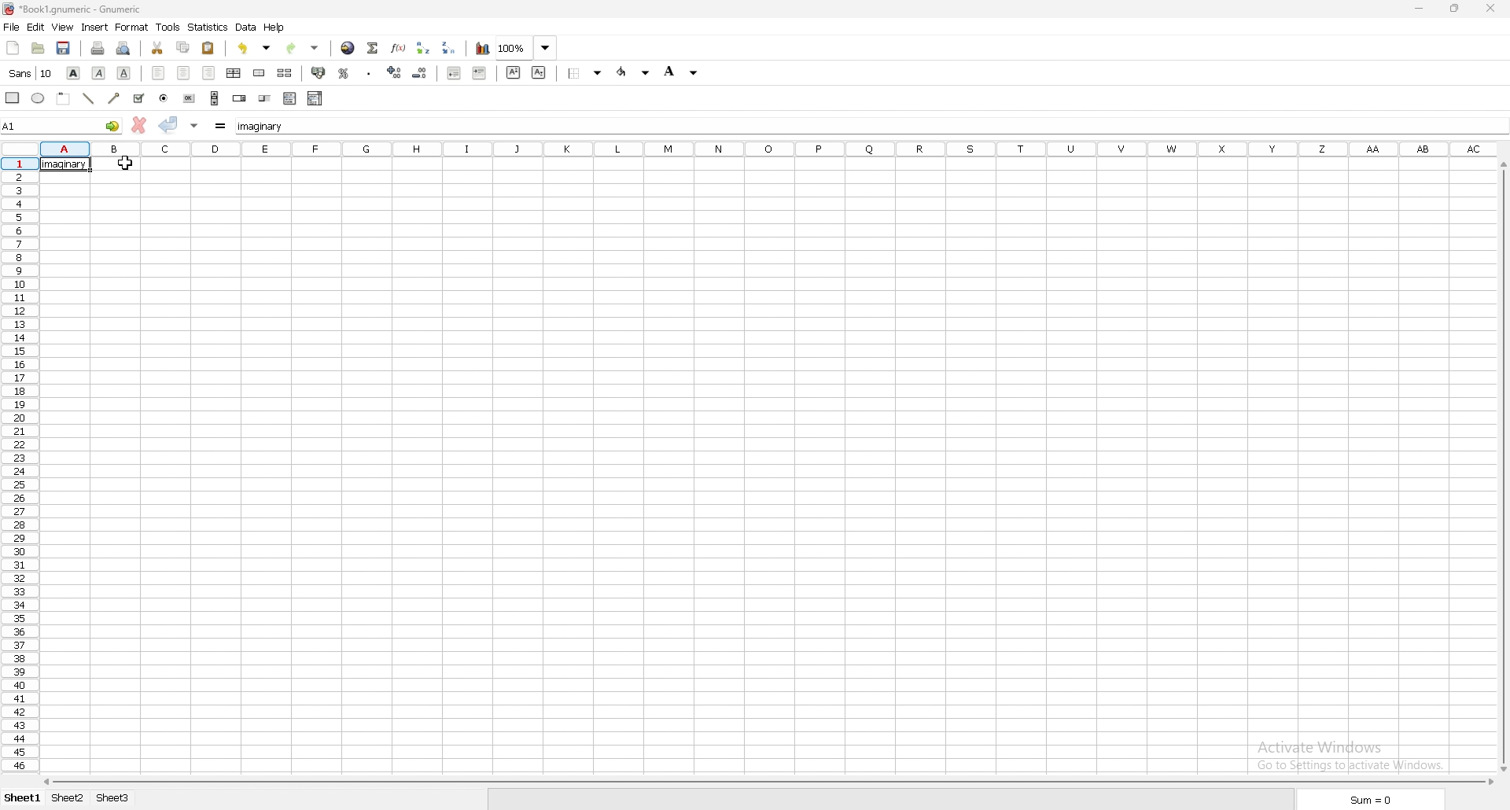 This screenshot has width=1510, height=810. I want to click on sheet 2, so click(69, 799).